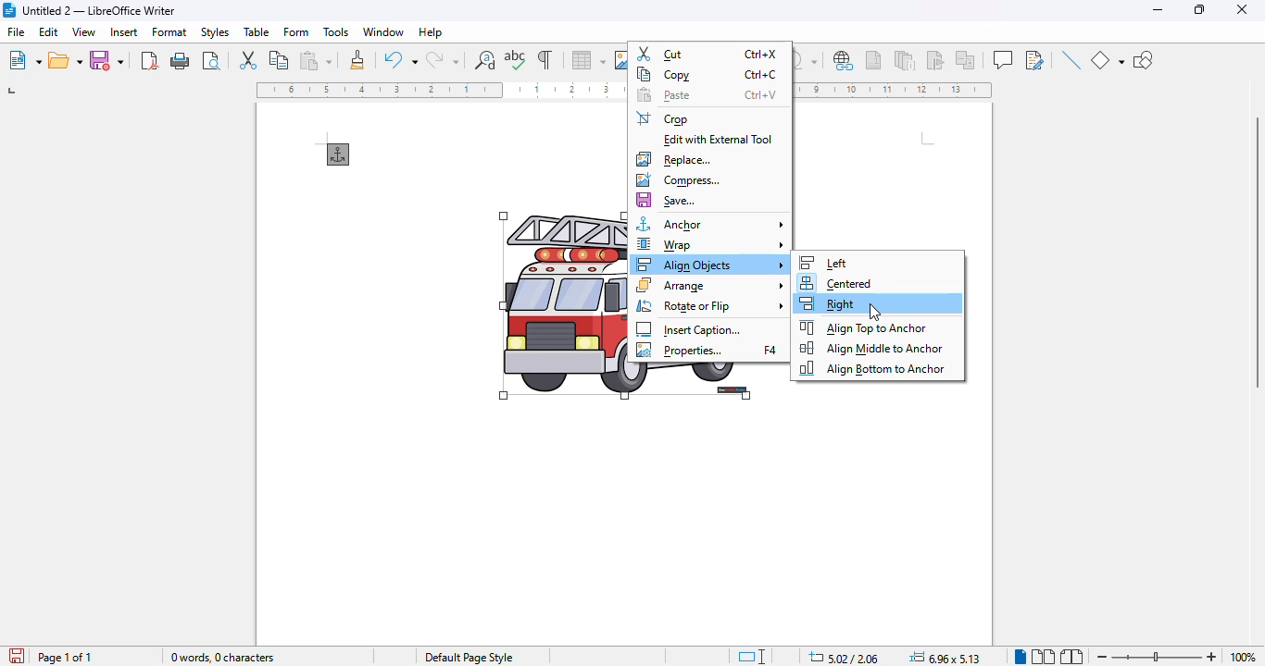 Image resolution: width=1265 pixels, height=666 pixels. What do you see at coordinates (215, 32) in the screenshot?
I see `styles` at bounding box center [215, 32].